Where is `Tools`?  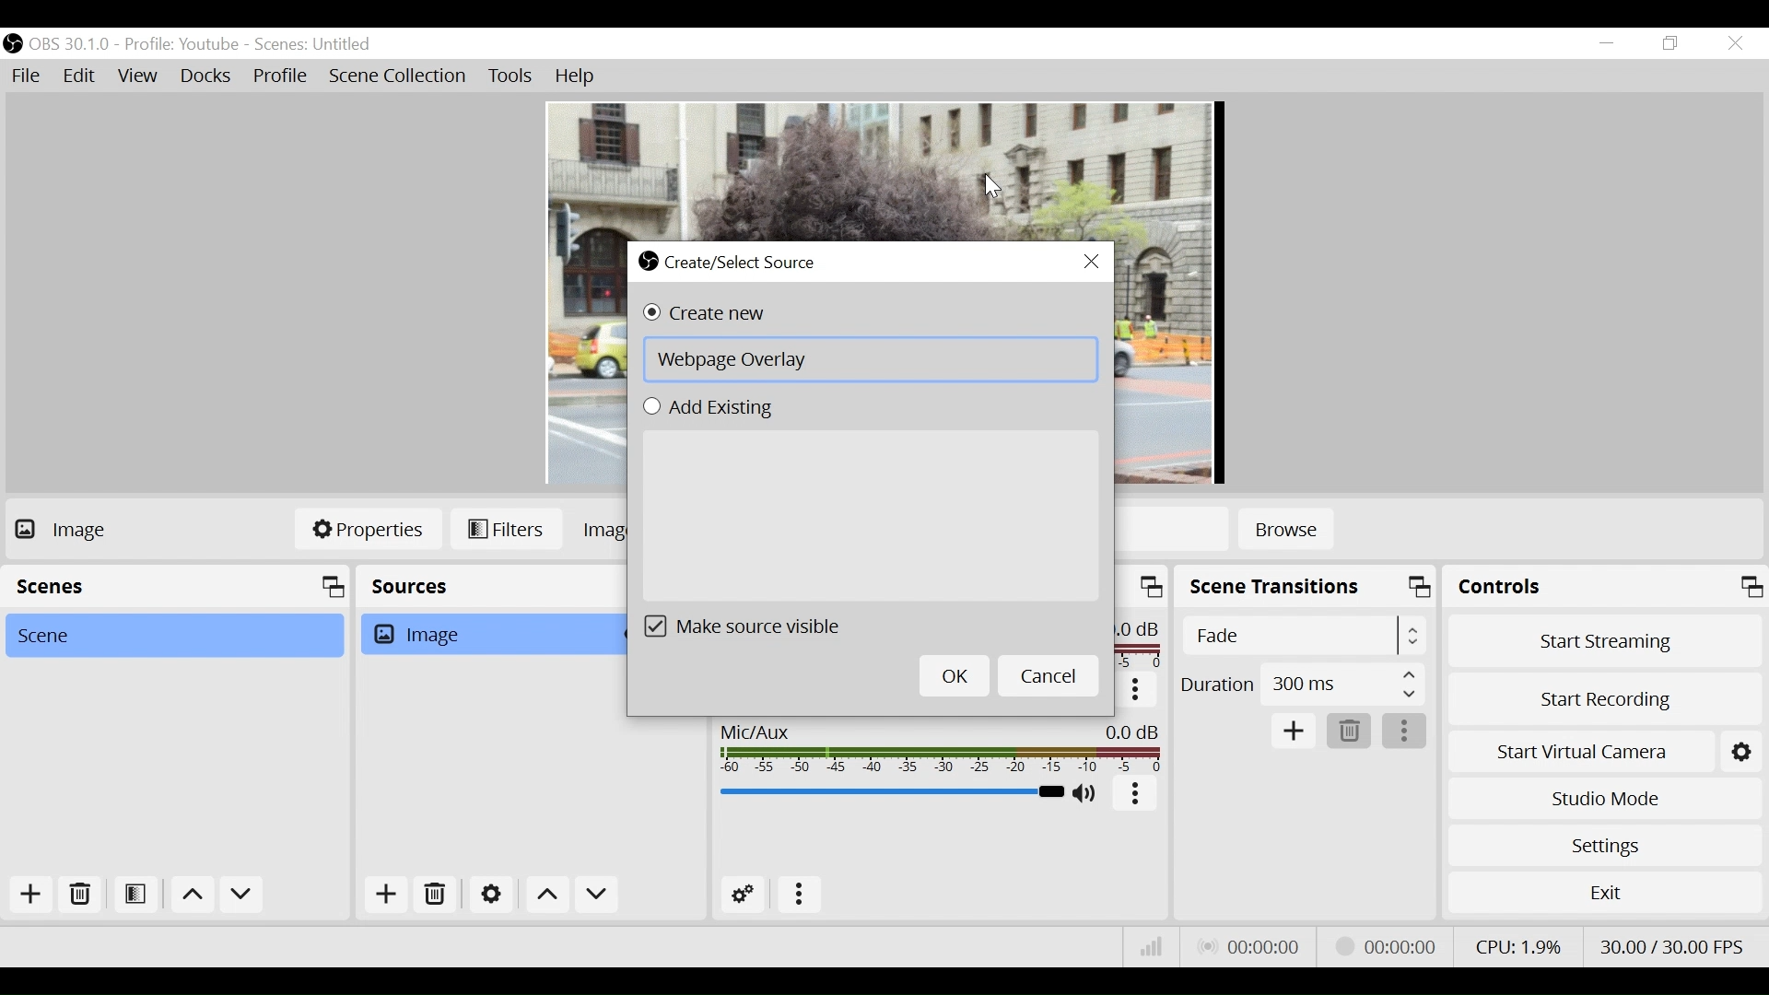 Tools is located at coordinates (513, 77).